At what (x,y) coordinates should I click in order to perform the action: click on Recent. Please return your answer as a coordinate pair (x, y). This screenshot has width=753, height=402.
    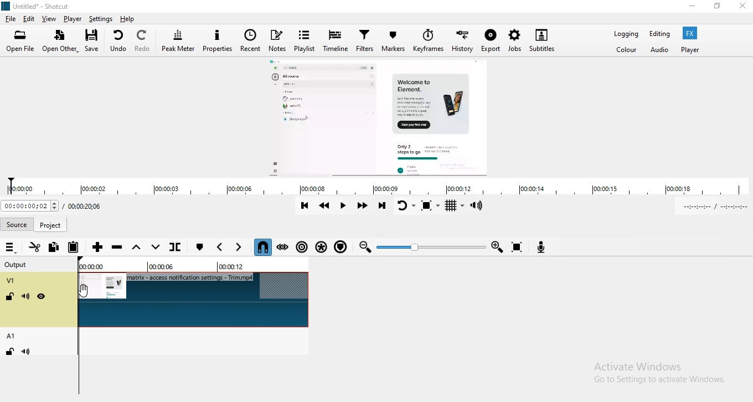
    Looking at the image, I should click on (252, 41).